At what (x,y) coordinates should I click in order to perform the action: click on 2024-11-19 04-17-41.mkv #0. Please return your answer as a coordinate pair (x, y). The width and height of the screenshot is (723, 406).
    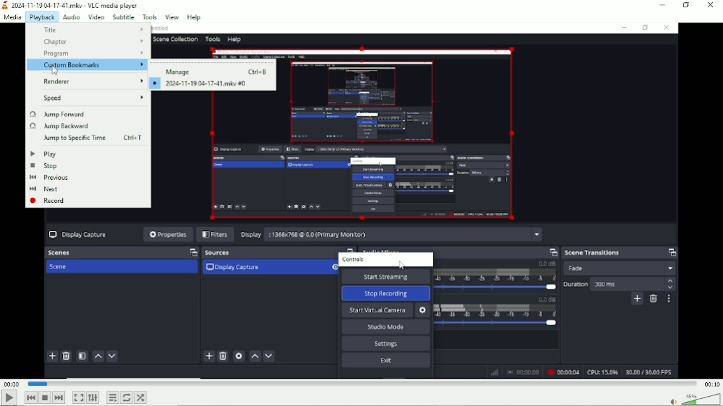
    Looking at the image, I should click on (200, 84).